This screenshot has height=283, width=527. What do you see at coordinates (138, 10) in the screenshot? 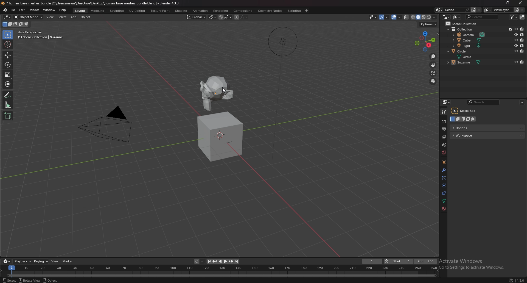
I see `uv editing` at bounding box center [138, 10].